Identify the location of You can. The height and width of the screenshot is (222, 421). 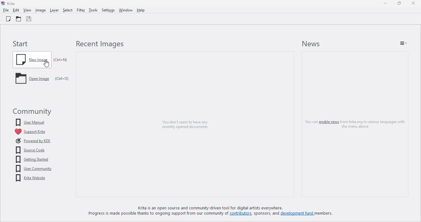
(309, 123).